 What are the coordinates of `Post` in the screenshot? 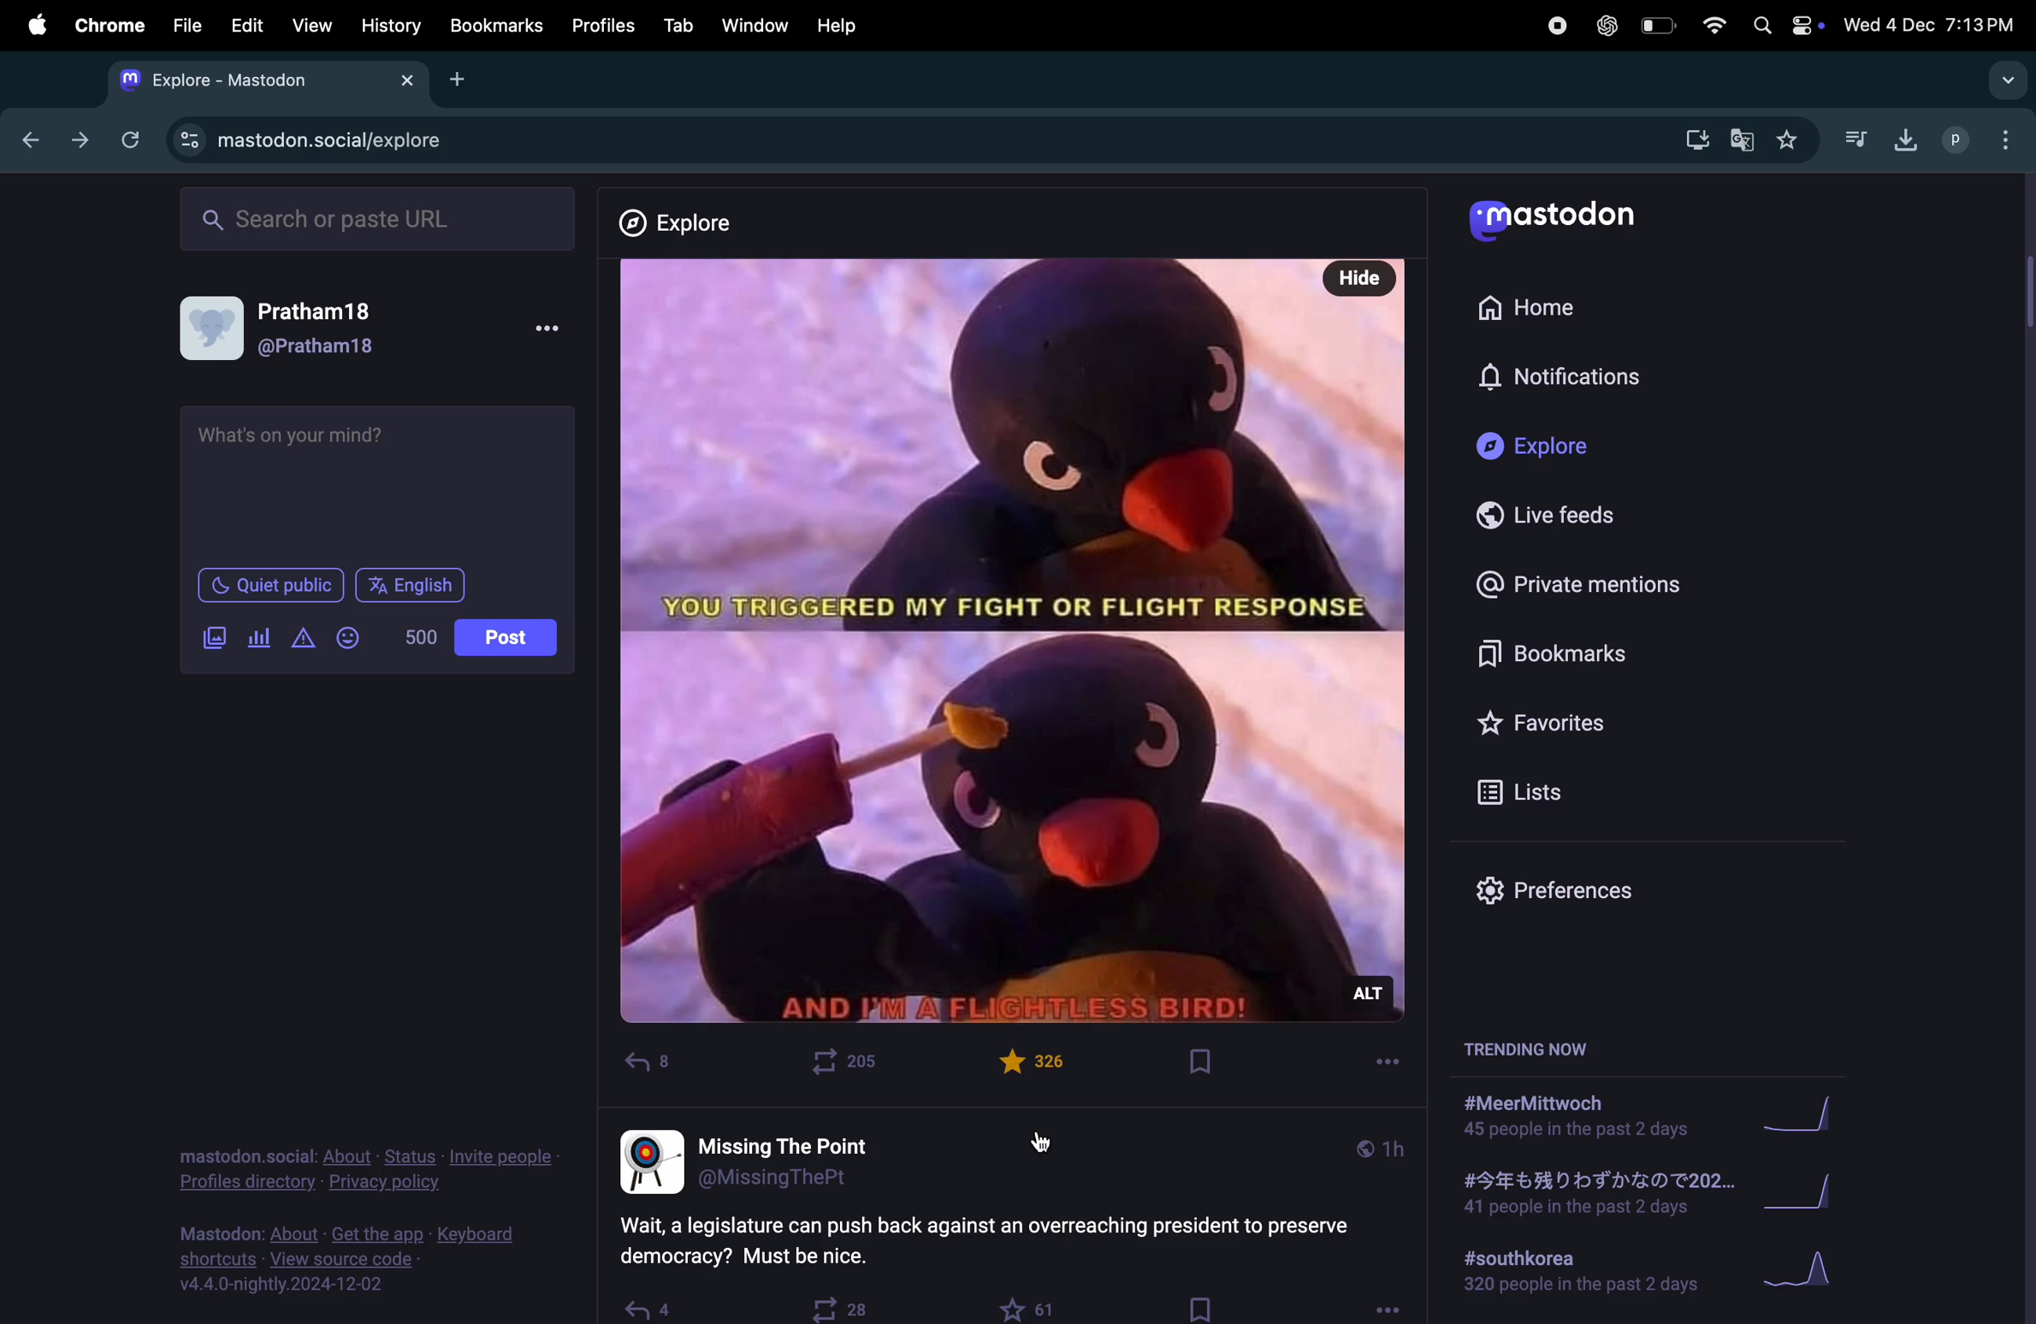 It's located at (1009, 641).